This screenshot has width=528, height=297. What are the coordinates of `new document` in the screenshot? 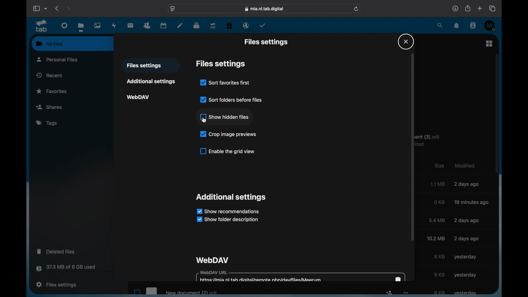 It's located at (181, 291).